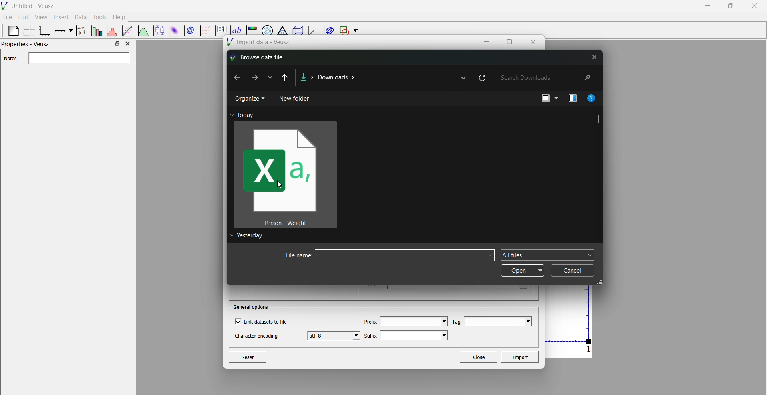  Describe the element at coordinates (80, 31) in the screenshot. I see `plot points with lines and errorbars` at that location.